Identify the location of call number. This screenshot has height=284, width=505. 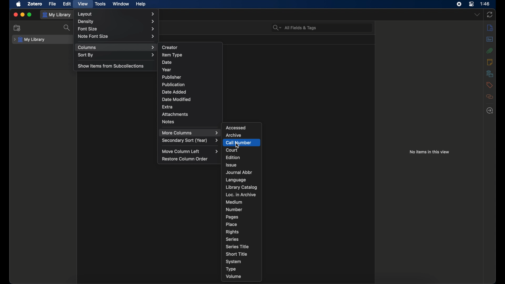
(241, 143).